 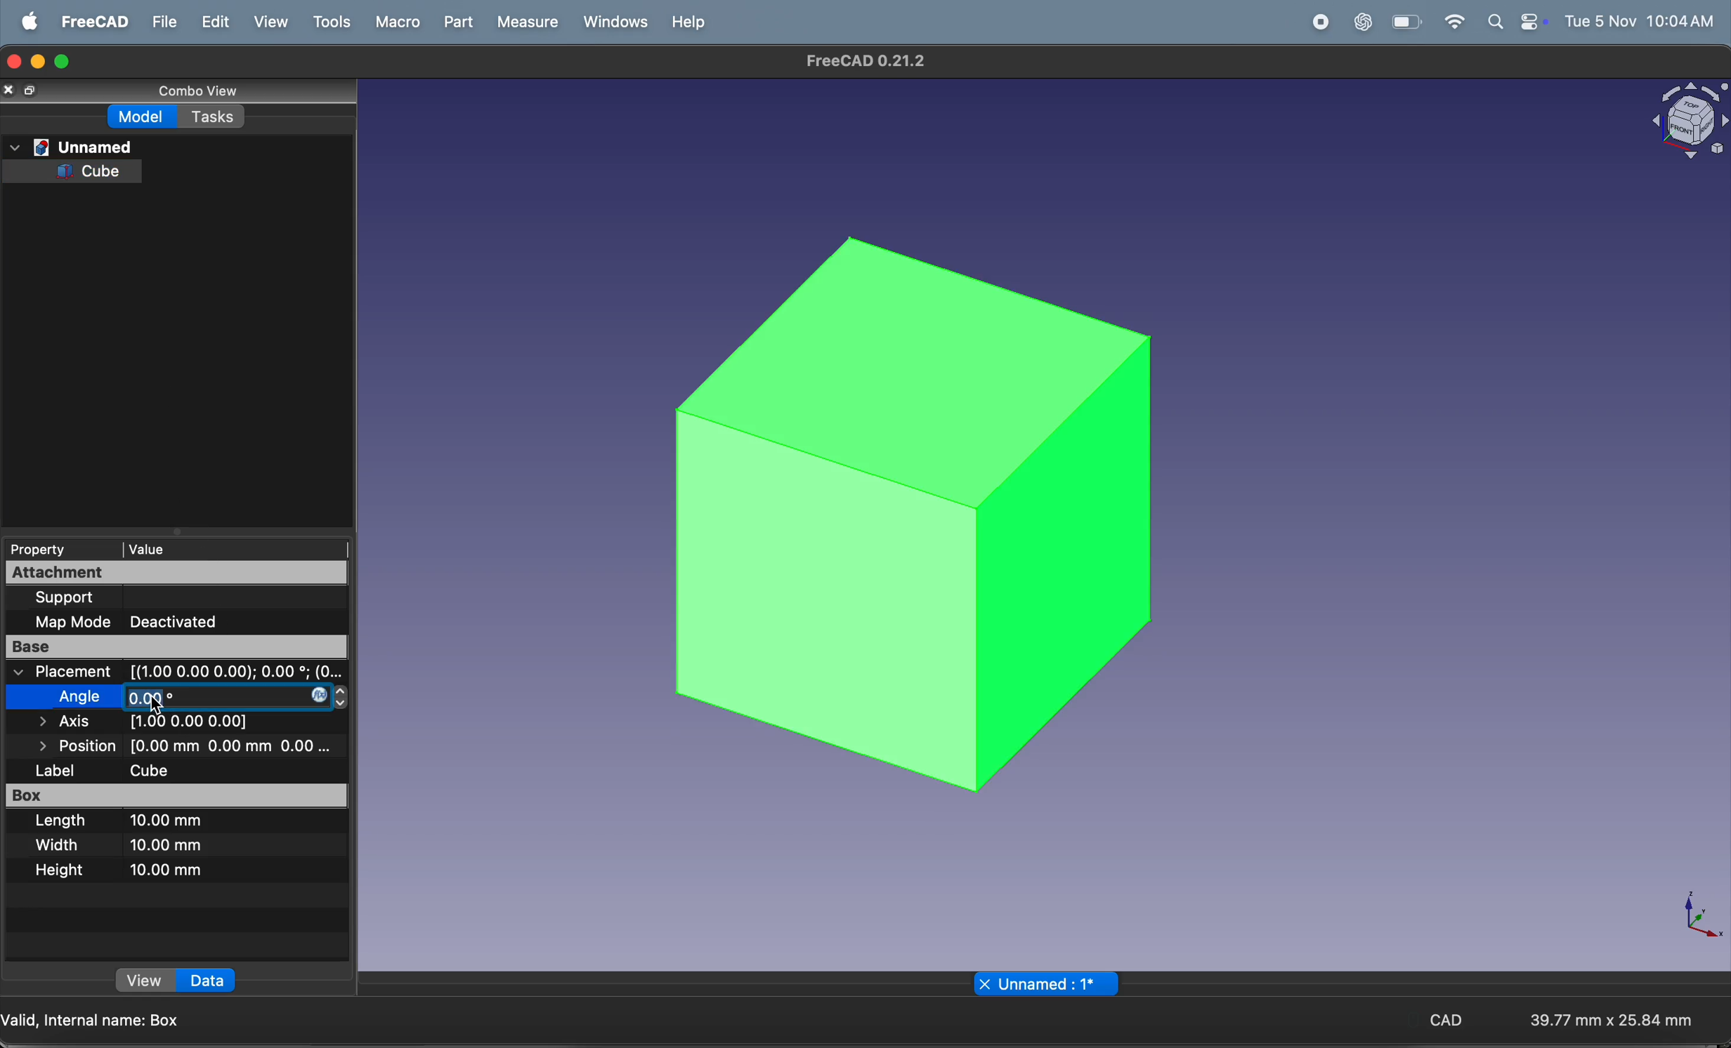 I want to click on support, so click(x=172, y=597).